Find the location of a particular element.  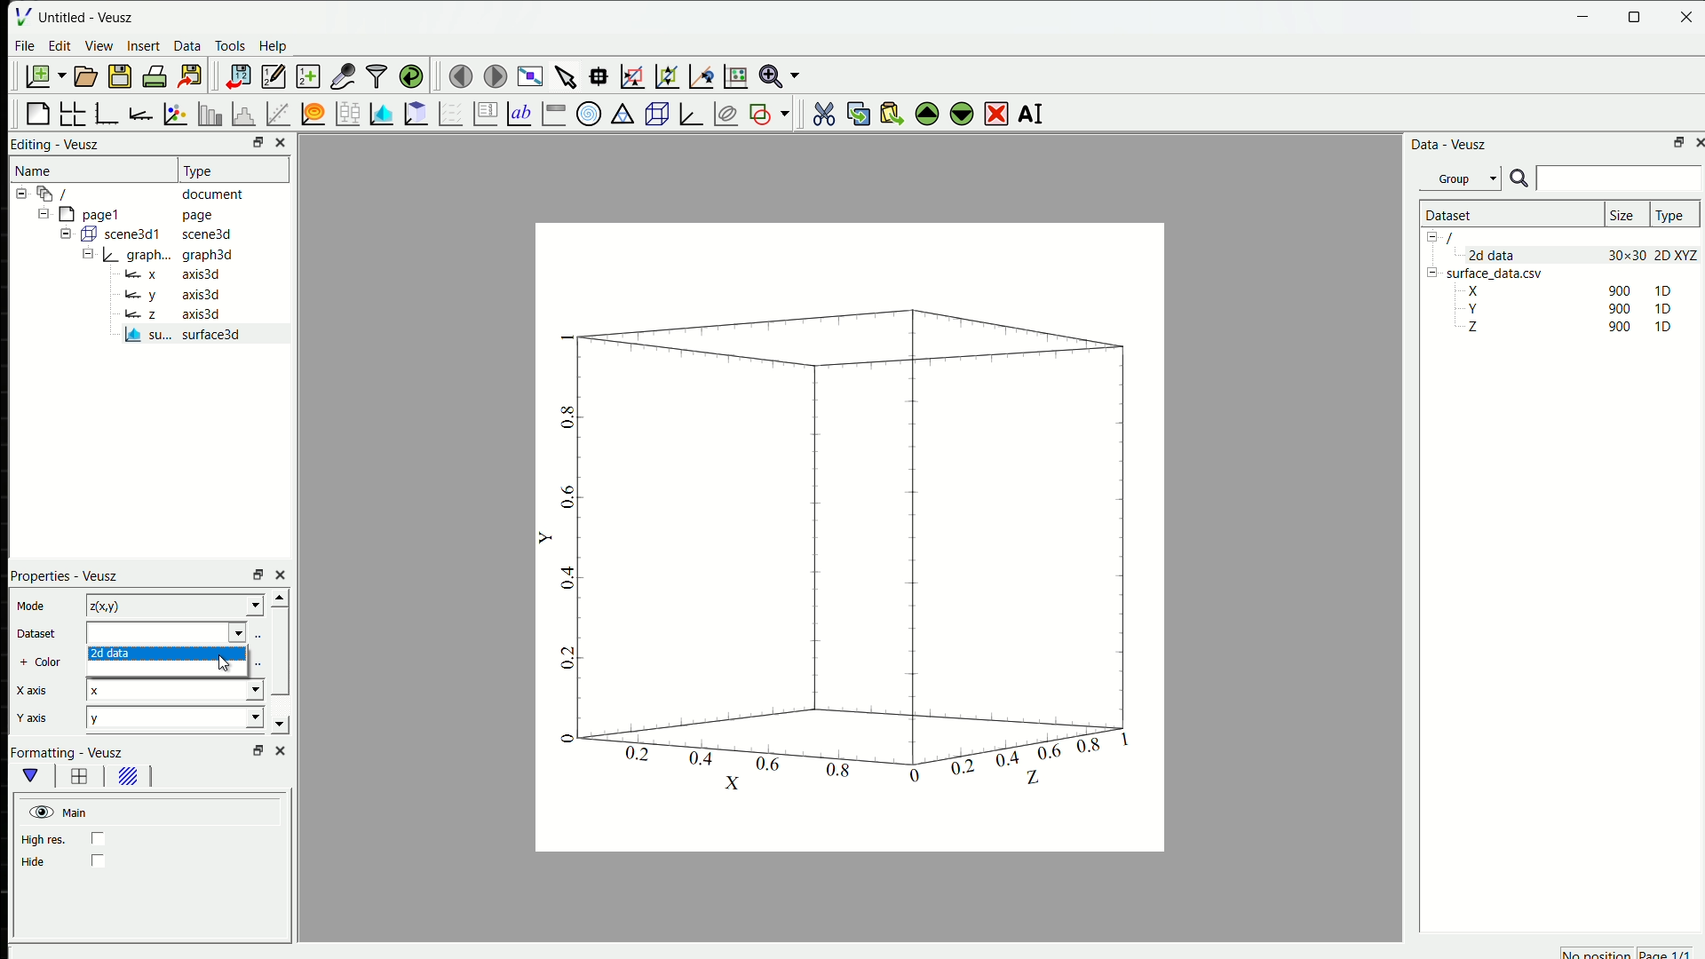

axis3d is located at coordinates (201, 314).